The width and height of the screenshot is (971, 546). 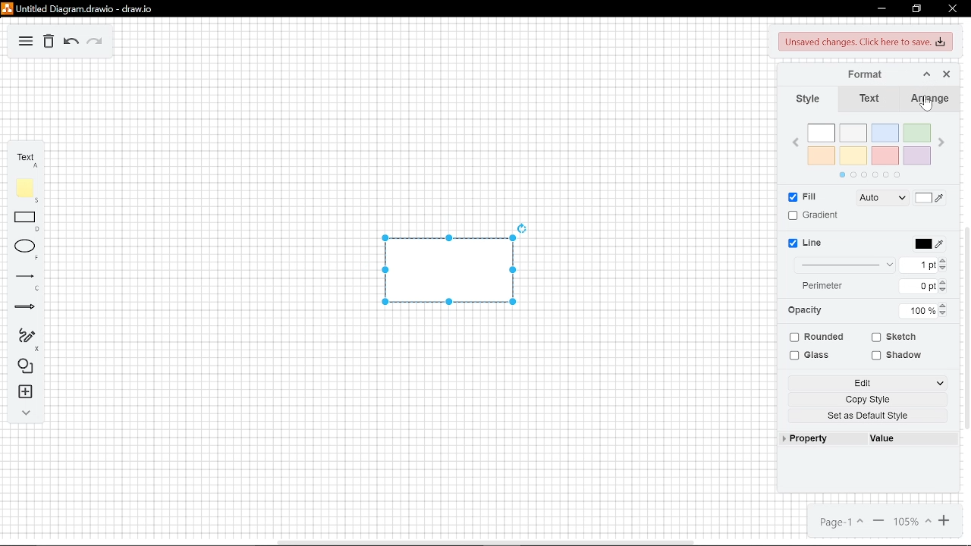 I want to click on decrease perimeter, so click(x=944, y=291).